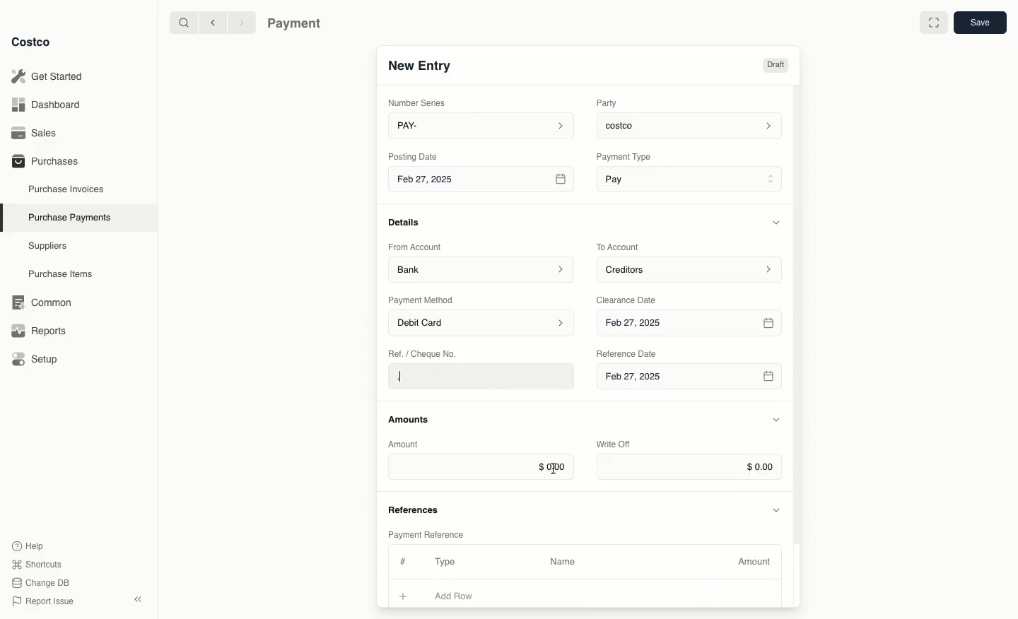 This screenshot has height=619, width=1018. Describe the element at coordinates (776, 420) in the screenshot. I see `Hide` at that location.